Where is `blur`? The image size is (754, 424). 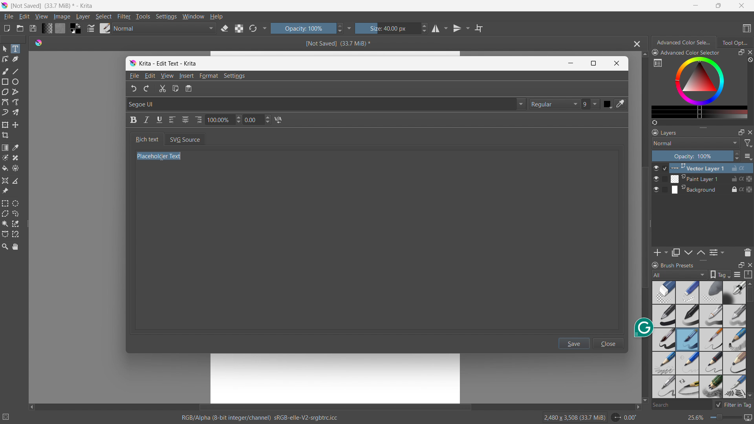
blur is located at coordinates (710, 292).